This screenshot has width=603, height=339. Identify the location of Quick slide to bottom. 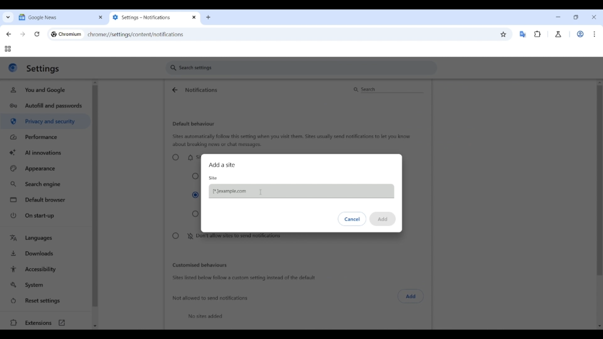
(95, 326).